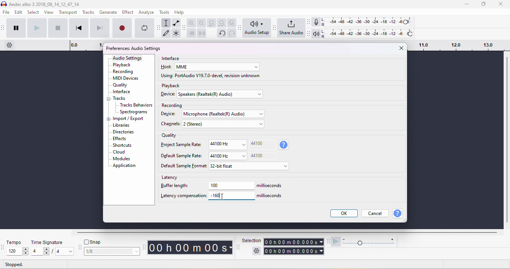 Image resolution: width=510 pixels, height=269 pixels. Describe the element at coordinates (324, 19) in the screenshot. I see `L` at that location.